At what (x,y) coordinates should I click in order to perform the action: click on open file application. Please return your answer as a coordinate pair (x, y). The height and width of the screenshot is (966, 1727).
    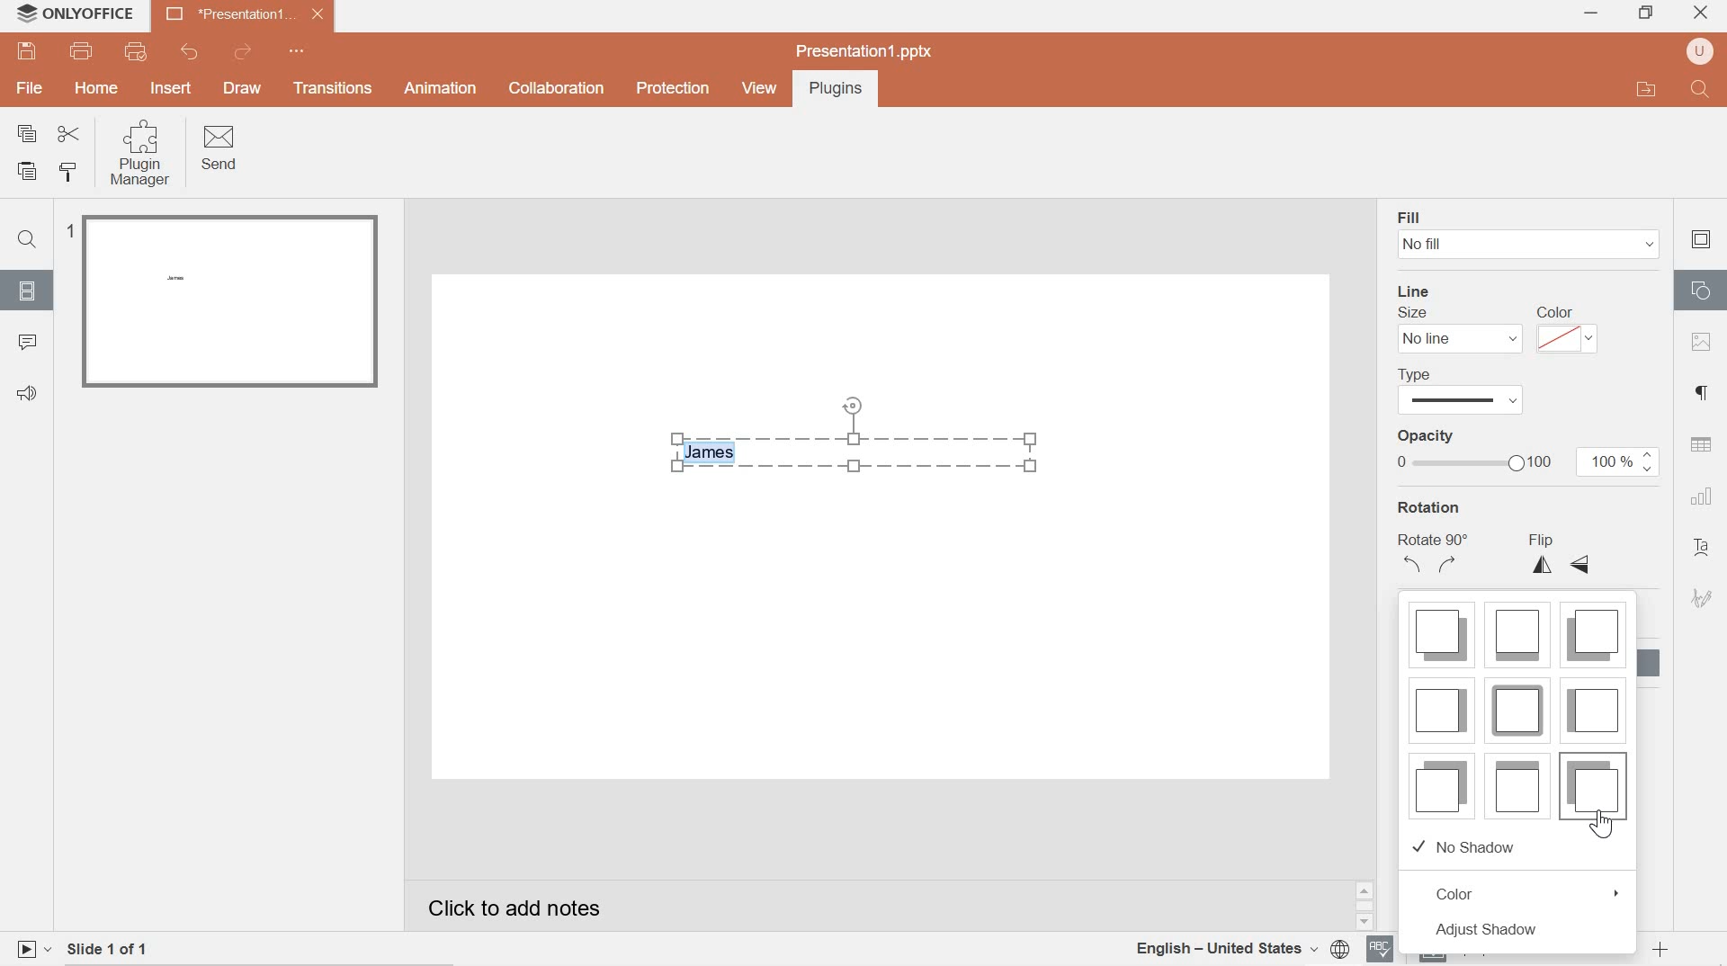
    Looking at the image, I should click on (1644, 89).